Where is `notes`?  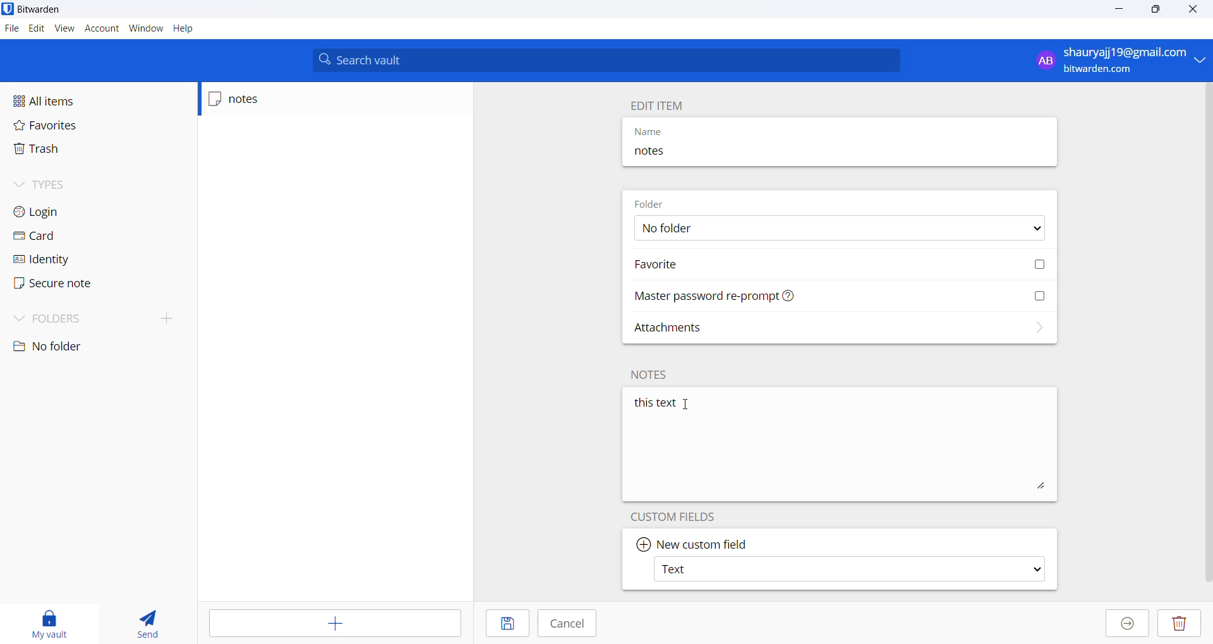 notes is located at coordinates (696, 155).